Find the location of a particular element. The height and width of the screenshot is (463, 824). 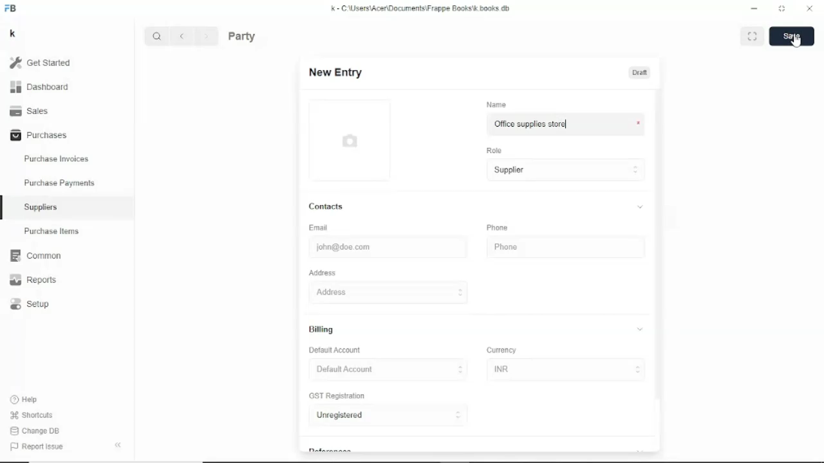

Draft is located at coordinates (641, 73).